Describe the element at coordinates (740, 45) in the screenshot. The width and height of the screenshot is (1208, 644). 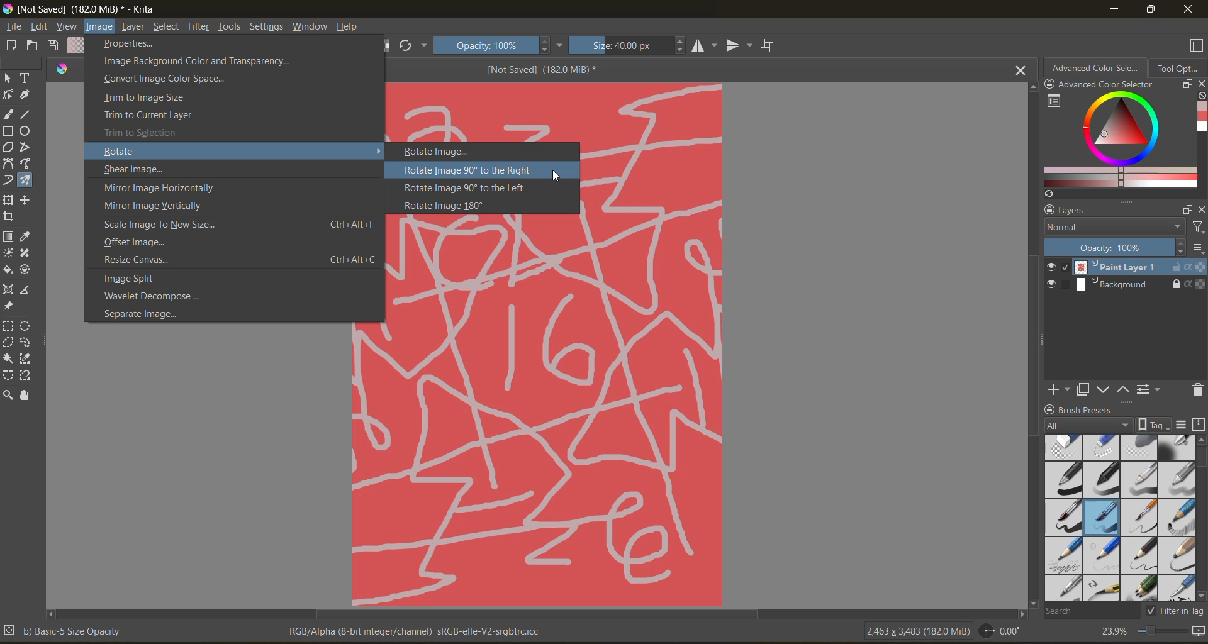
I see `flip vertically` at that location.